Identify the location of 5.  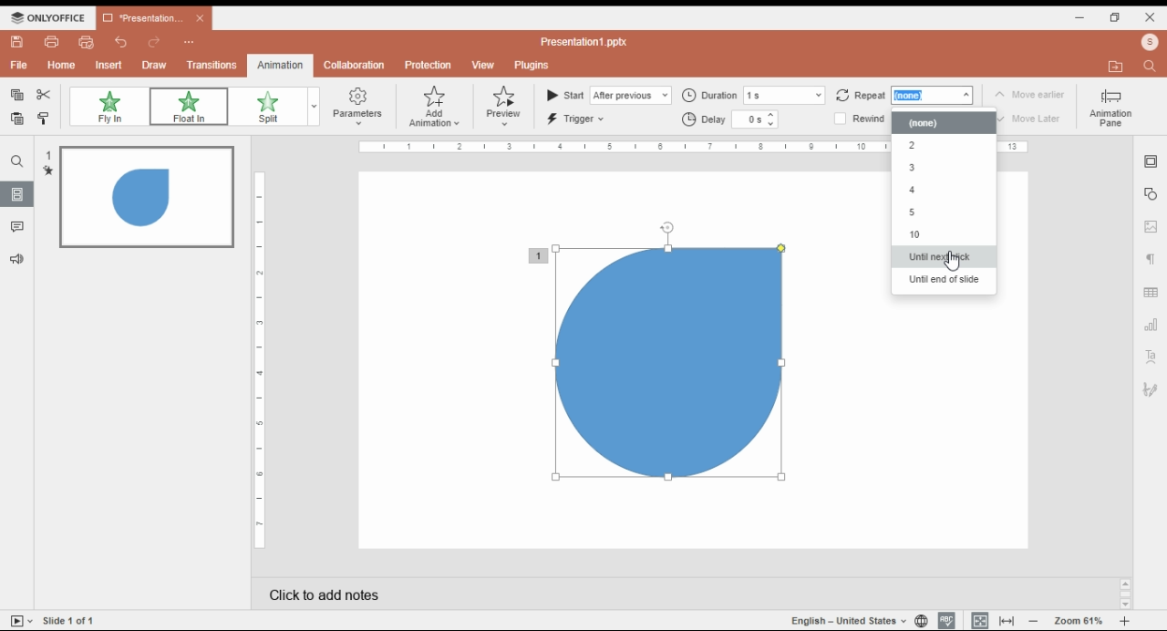
(943, 212).